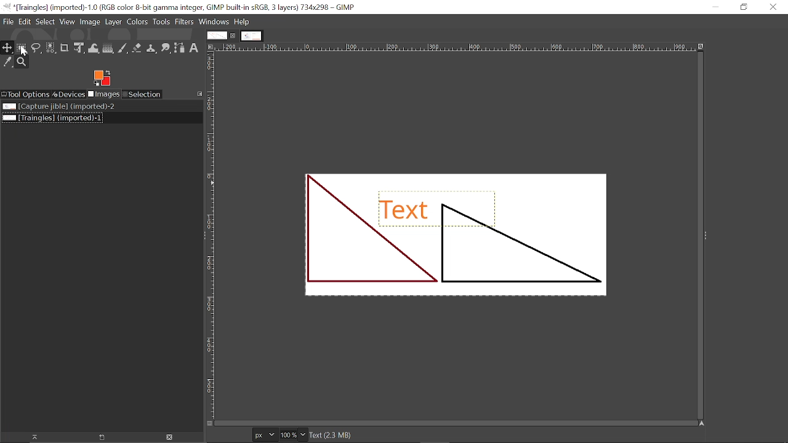 The image size is (788, 443). I want to click on Minimize, so click(712, 7).